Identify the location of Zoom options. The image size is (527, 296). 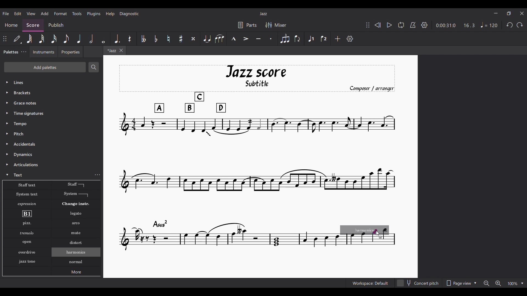
(503, 283).